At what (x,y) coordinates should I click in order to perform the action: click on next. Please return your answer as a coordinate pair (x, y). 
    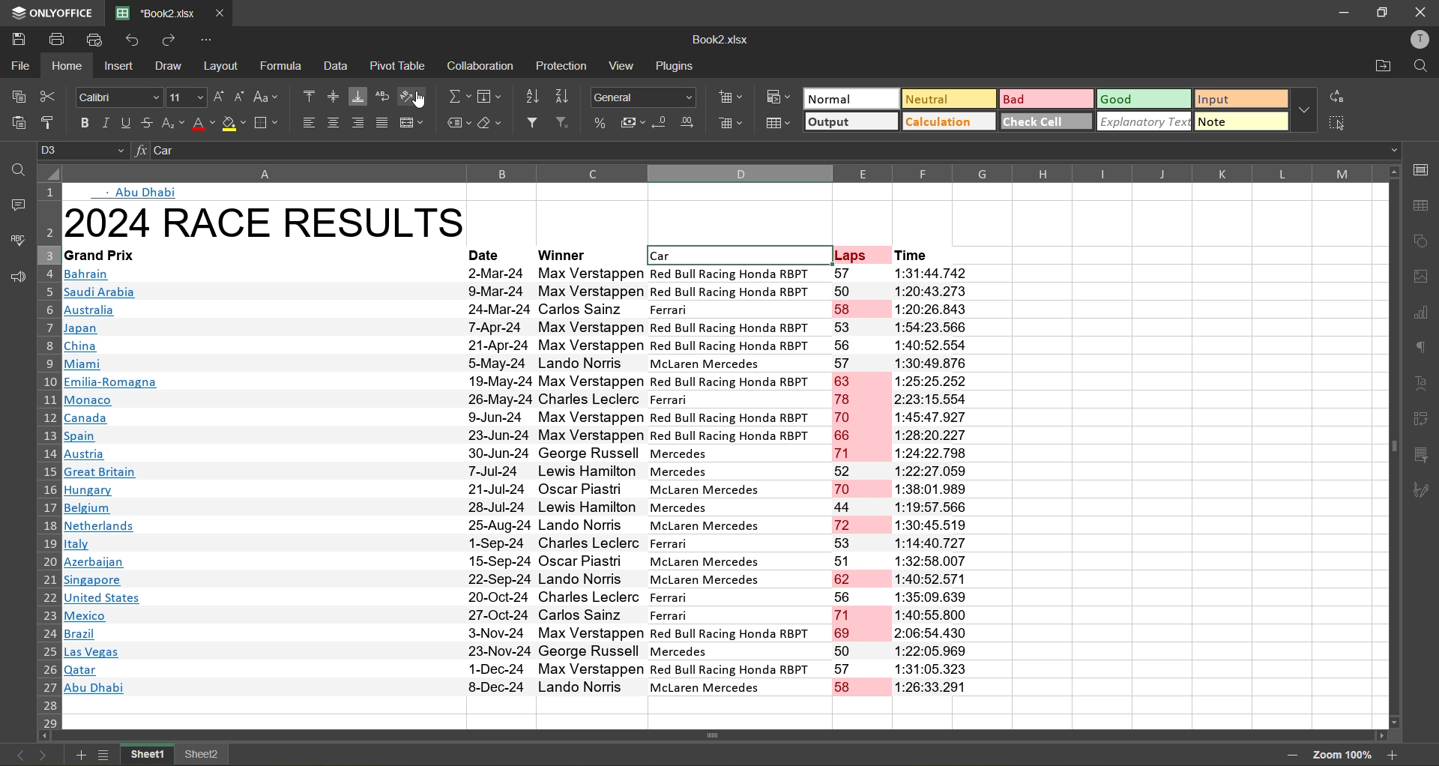
    Looking at the image, I should click on (46, 755).